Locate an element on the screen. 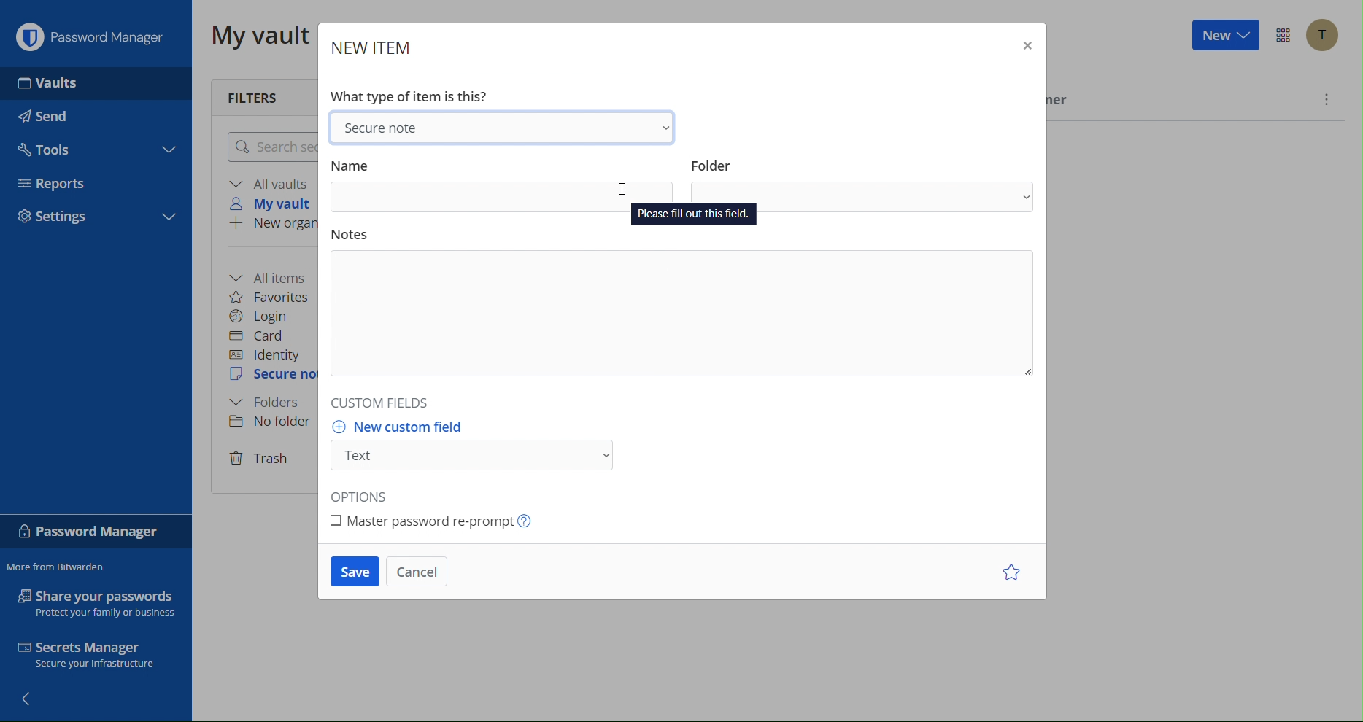 The height and width of the screenshot is (722, 1363). More from Bitwarden is located at coordinates (58, 567).